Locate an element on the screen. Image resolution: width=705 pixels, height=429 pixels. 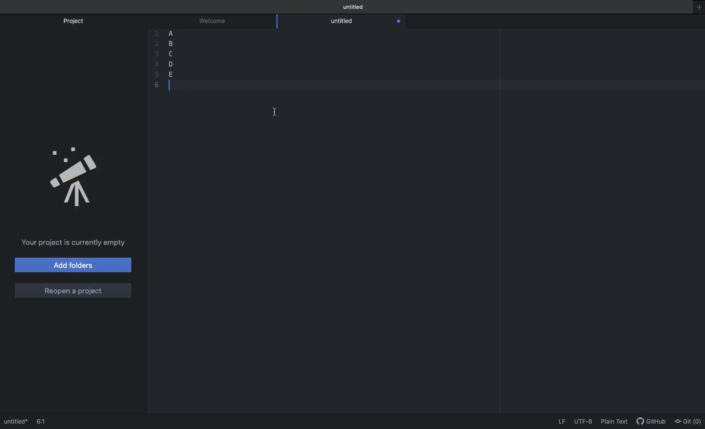
Git is located at coordinates (688, 422).